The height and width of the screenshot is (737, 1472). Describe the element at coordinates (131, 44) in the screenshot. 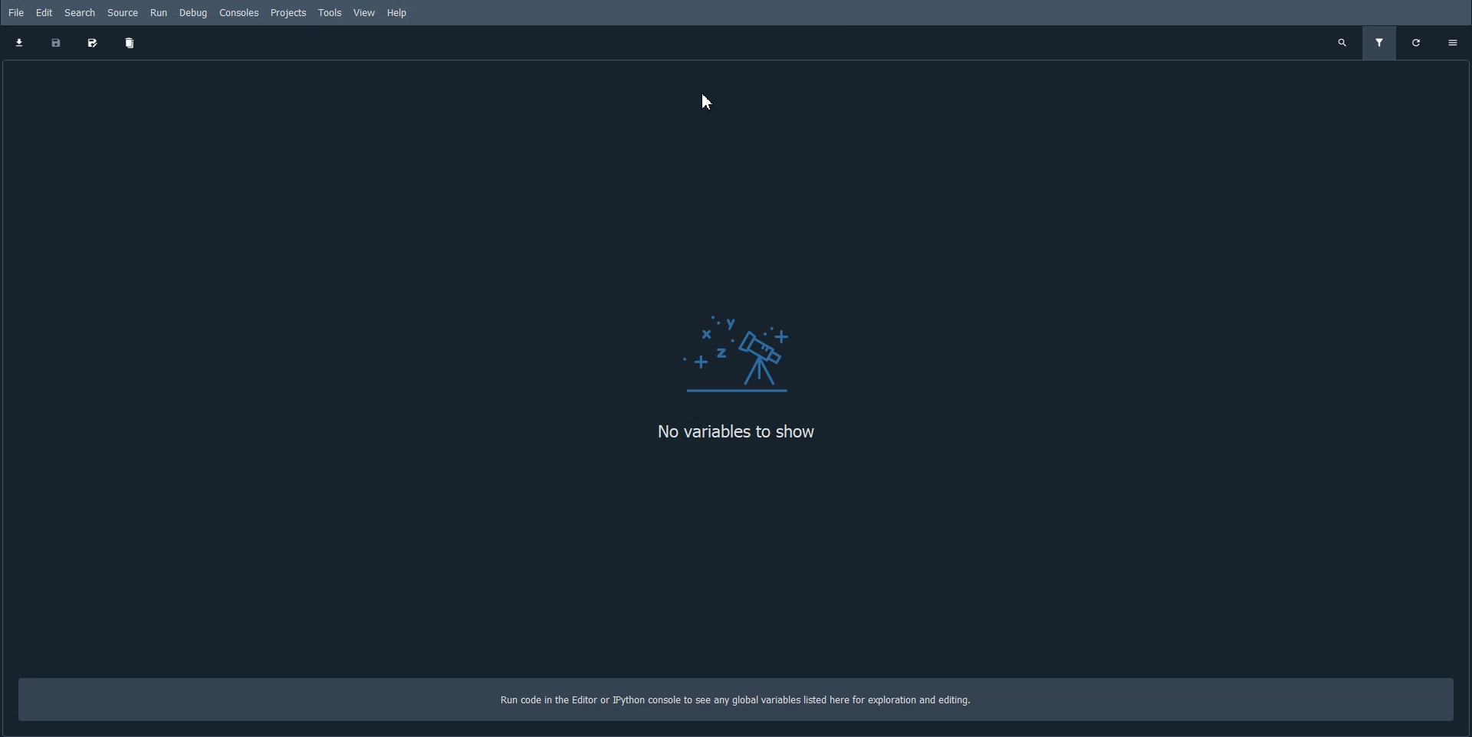

I see `Remove all variables` at that location.